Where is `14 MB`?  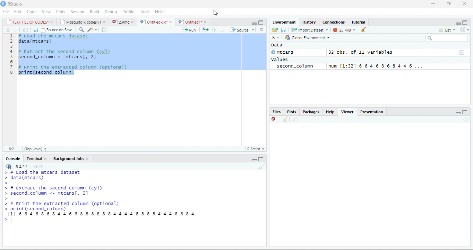 14 MB is located at coordinates (344, 30).